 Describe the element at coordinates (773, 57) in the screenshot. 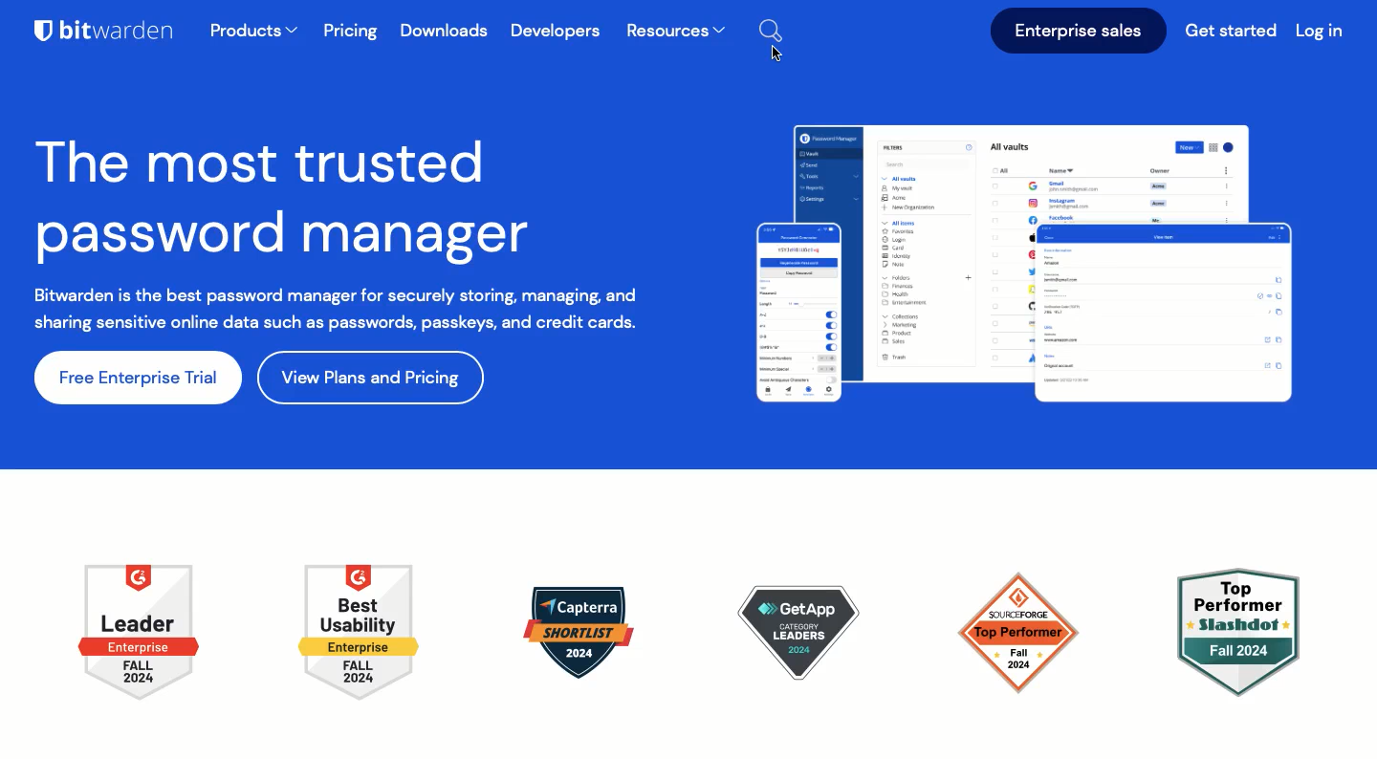

I see `Cursor` at that location.